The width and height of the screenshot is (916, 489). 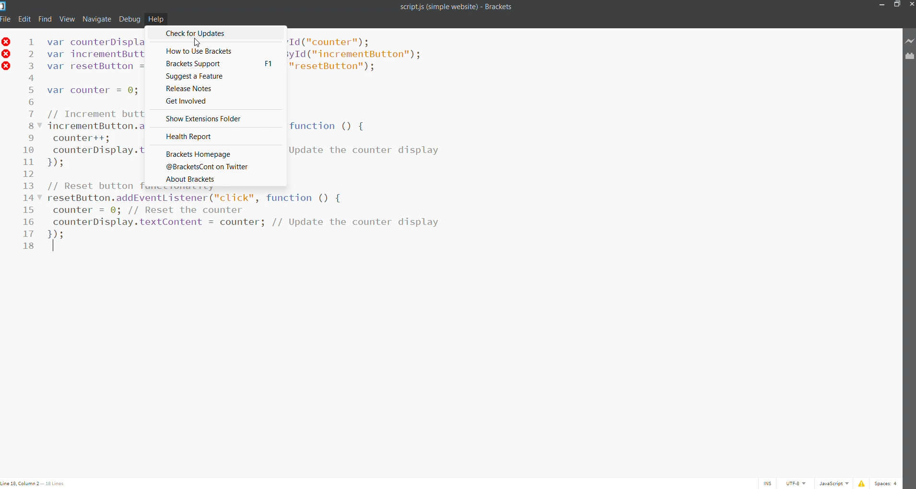 I want to click on var countervisplay = document.getclementbyld{ counter),var incrementButton = document.getElementById("incrementButton");var resetButton = document.getElementById("resetButton");var counter = 0; // Initialize counter// Increment button functionalityincrementButton.addEventListener("click", function () {counter++;counterDisplay.textContent = counter; // Update the counter displ19H// Reset button functionalityresetButton.addEventListener("click", function () {counter = 0; // Reset the countercounterDisplay.textContent = counter; // Update the counter display, so click(x=97, y=142).